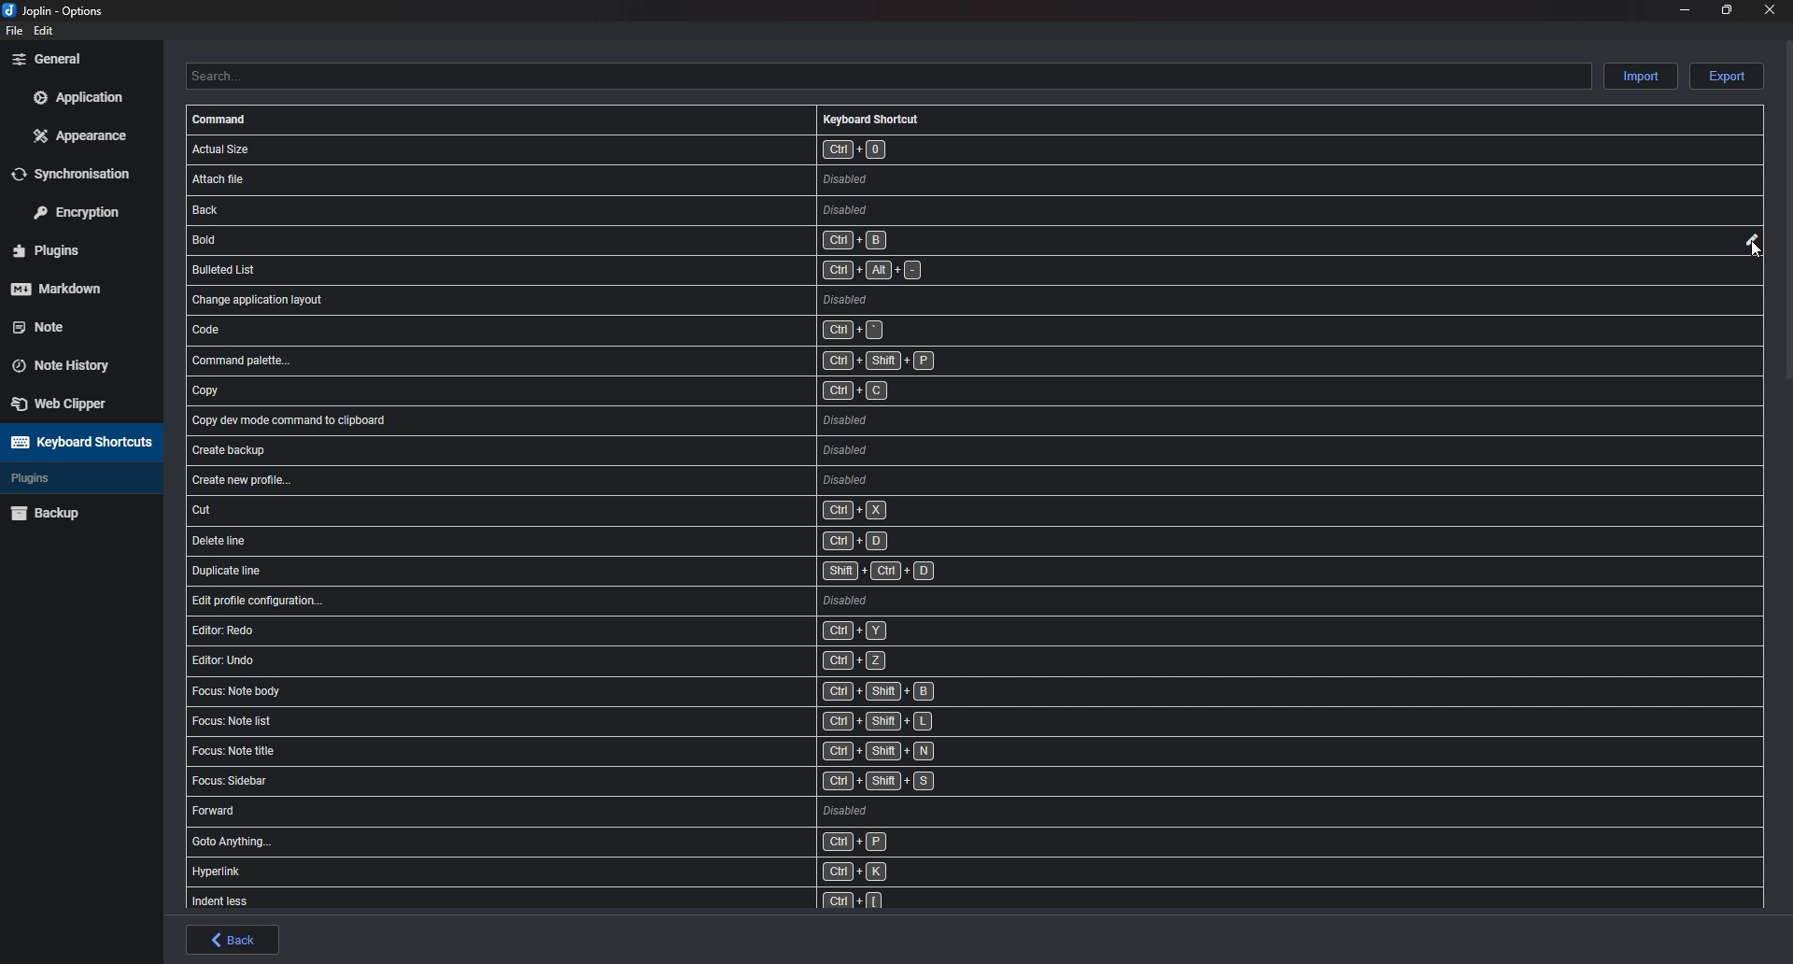 The height and width of the screenshot is (964, 1793). Describe the element at coordinates (601, 901) in the screenshot. I see `shortcut` at that location.